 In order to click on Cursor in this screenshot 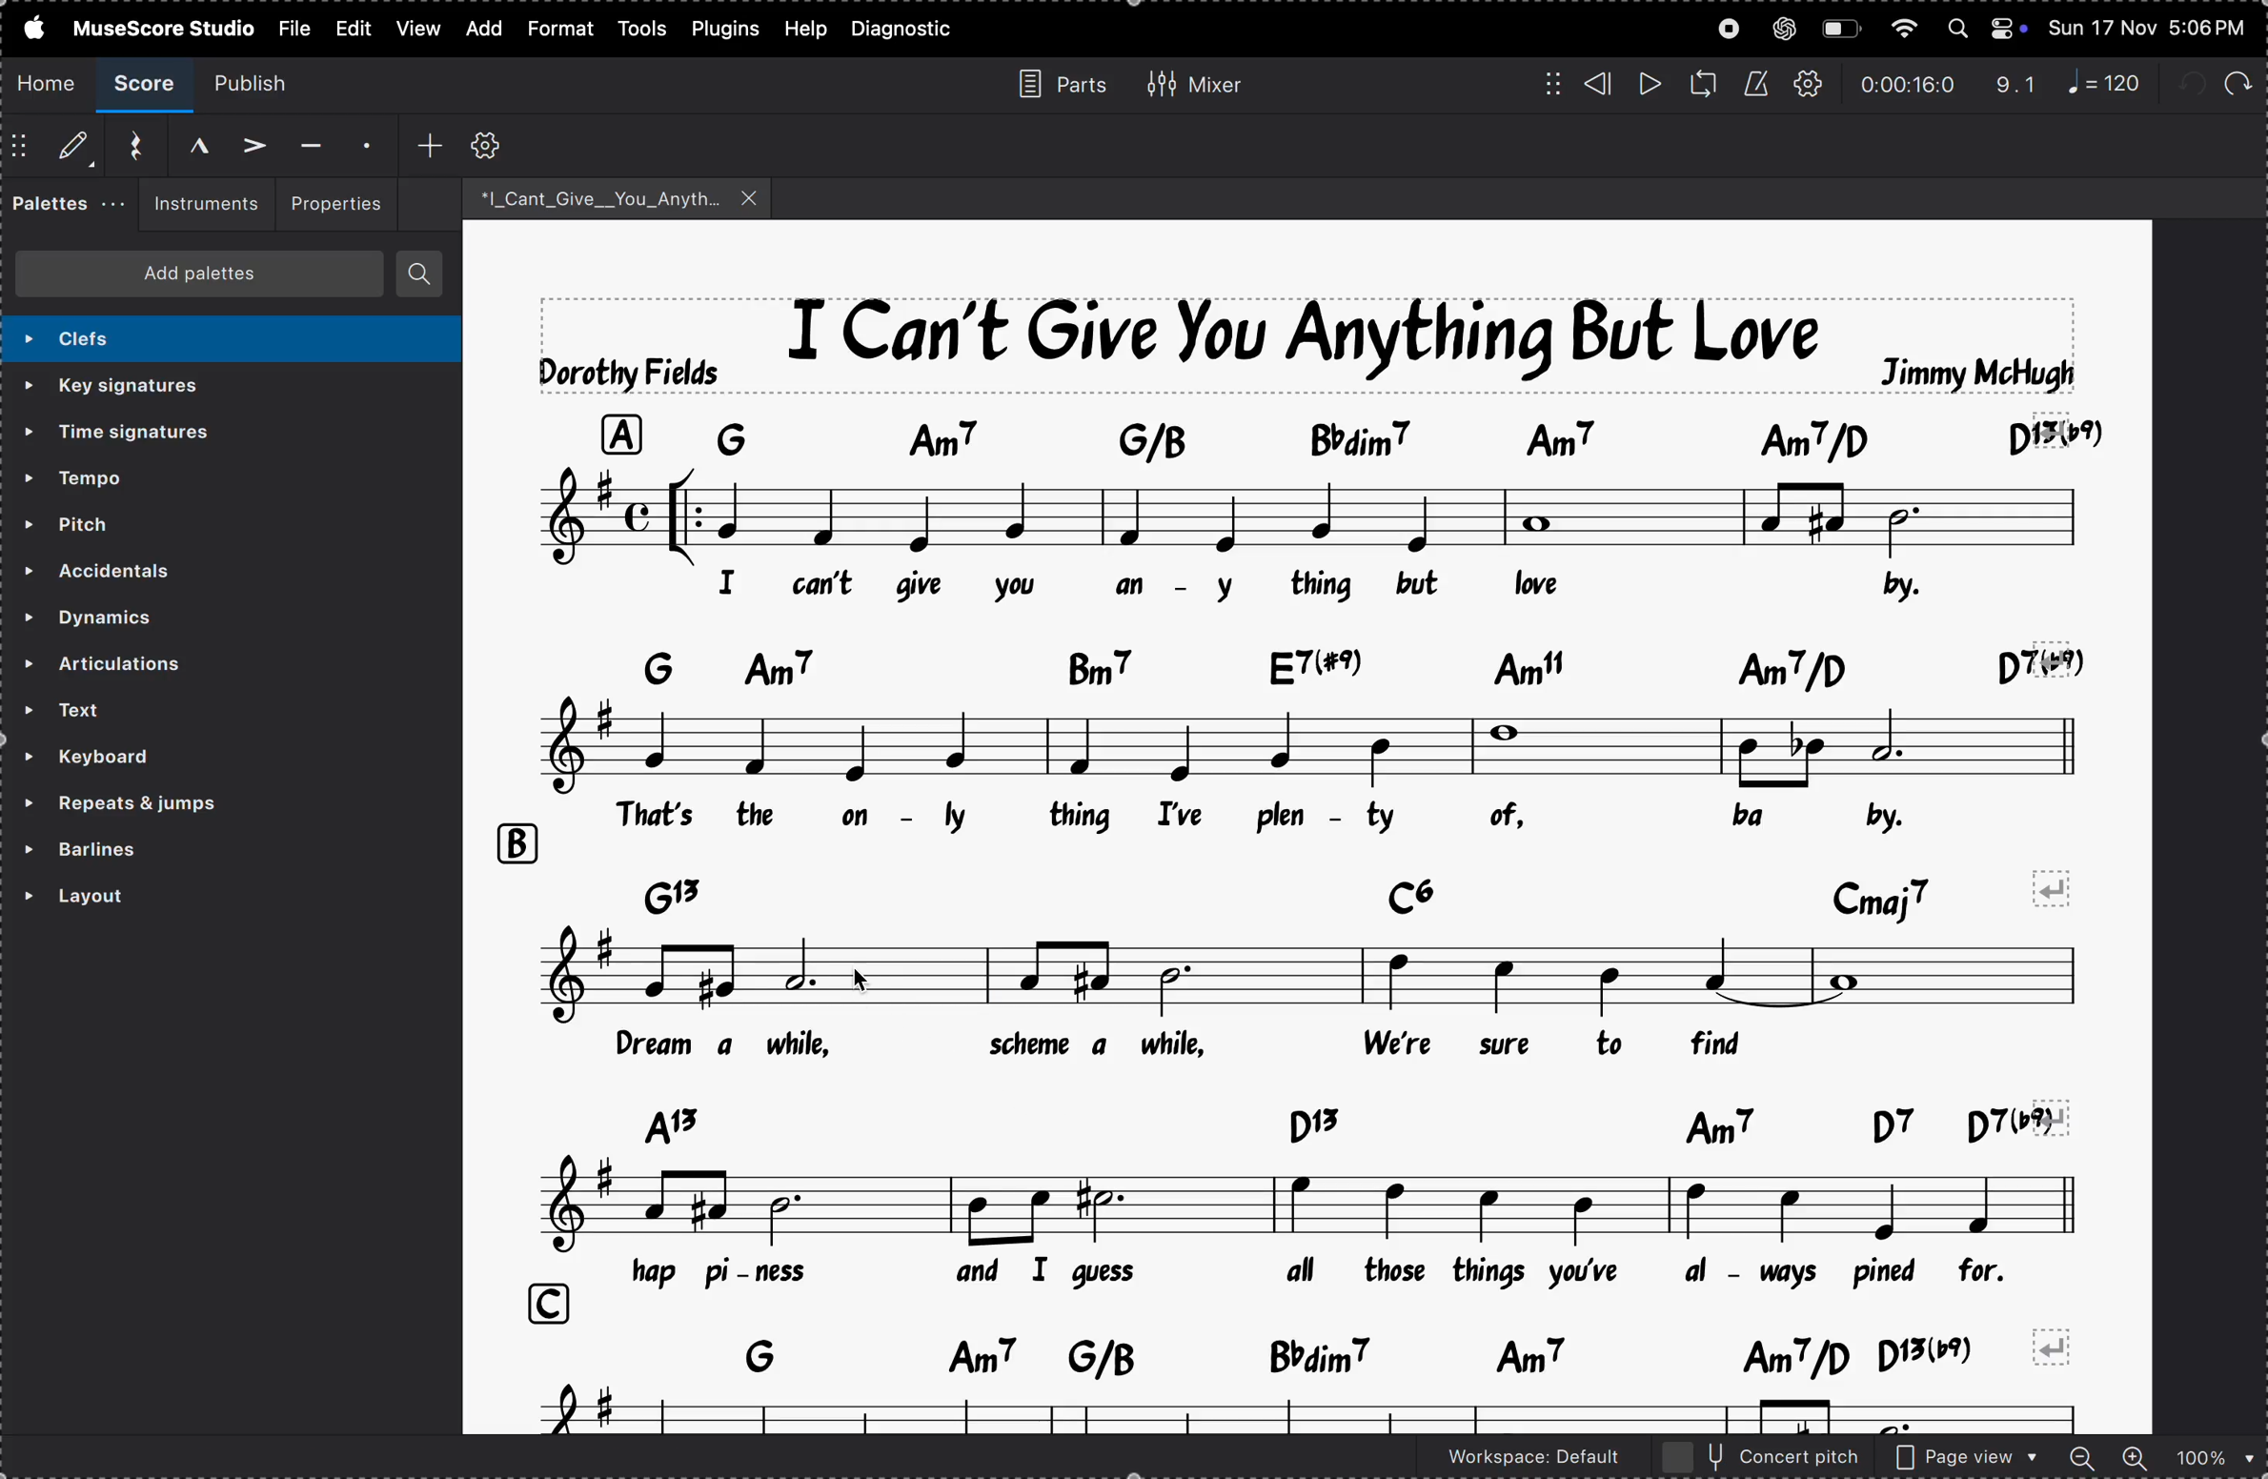, I will do `click(863, 978)`.